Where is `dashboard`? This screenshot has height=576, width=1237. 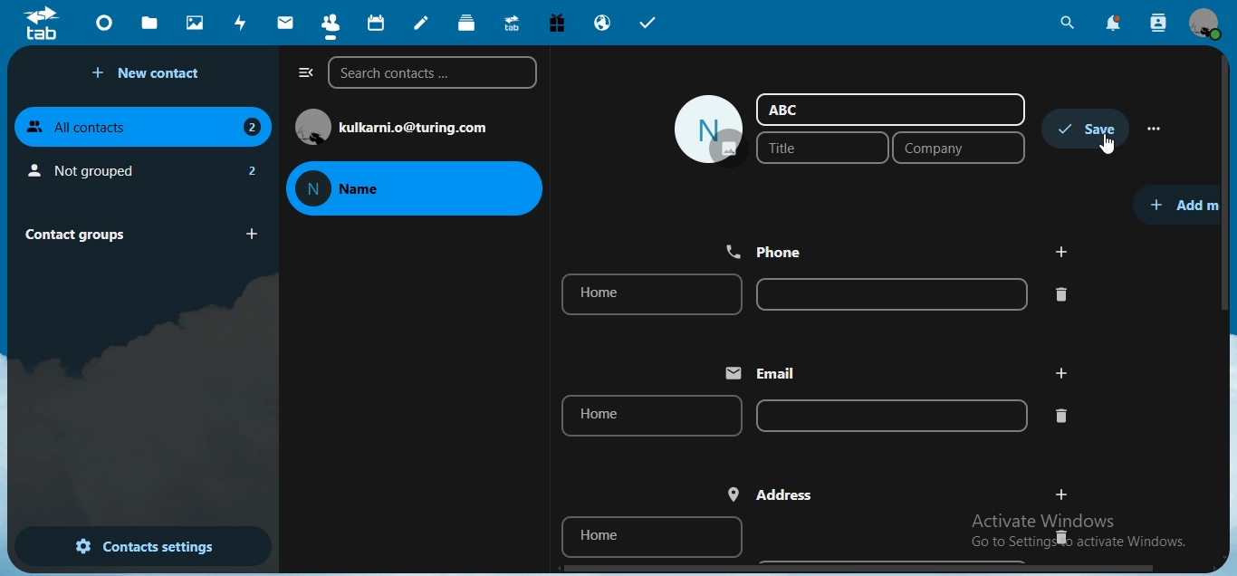
dashboard is located at coordinates (103, 22).